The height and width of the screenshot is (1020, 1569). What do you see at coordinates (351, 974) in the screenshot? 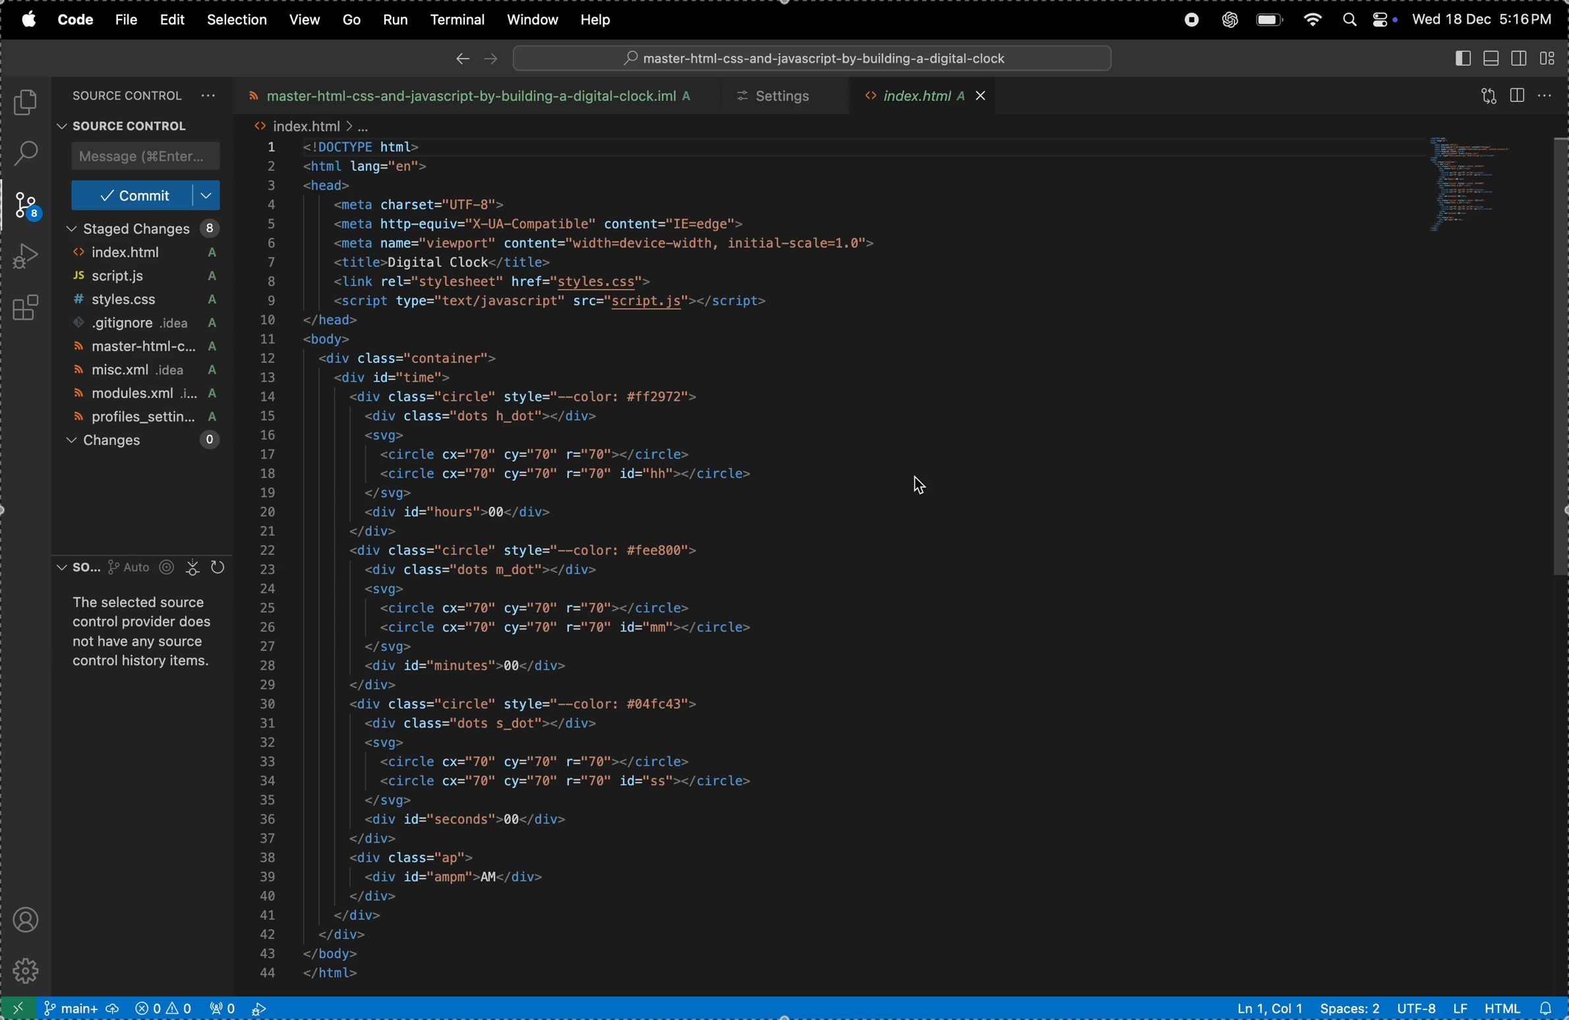
I see `</html>` at bounding box center [351, 974].